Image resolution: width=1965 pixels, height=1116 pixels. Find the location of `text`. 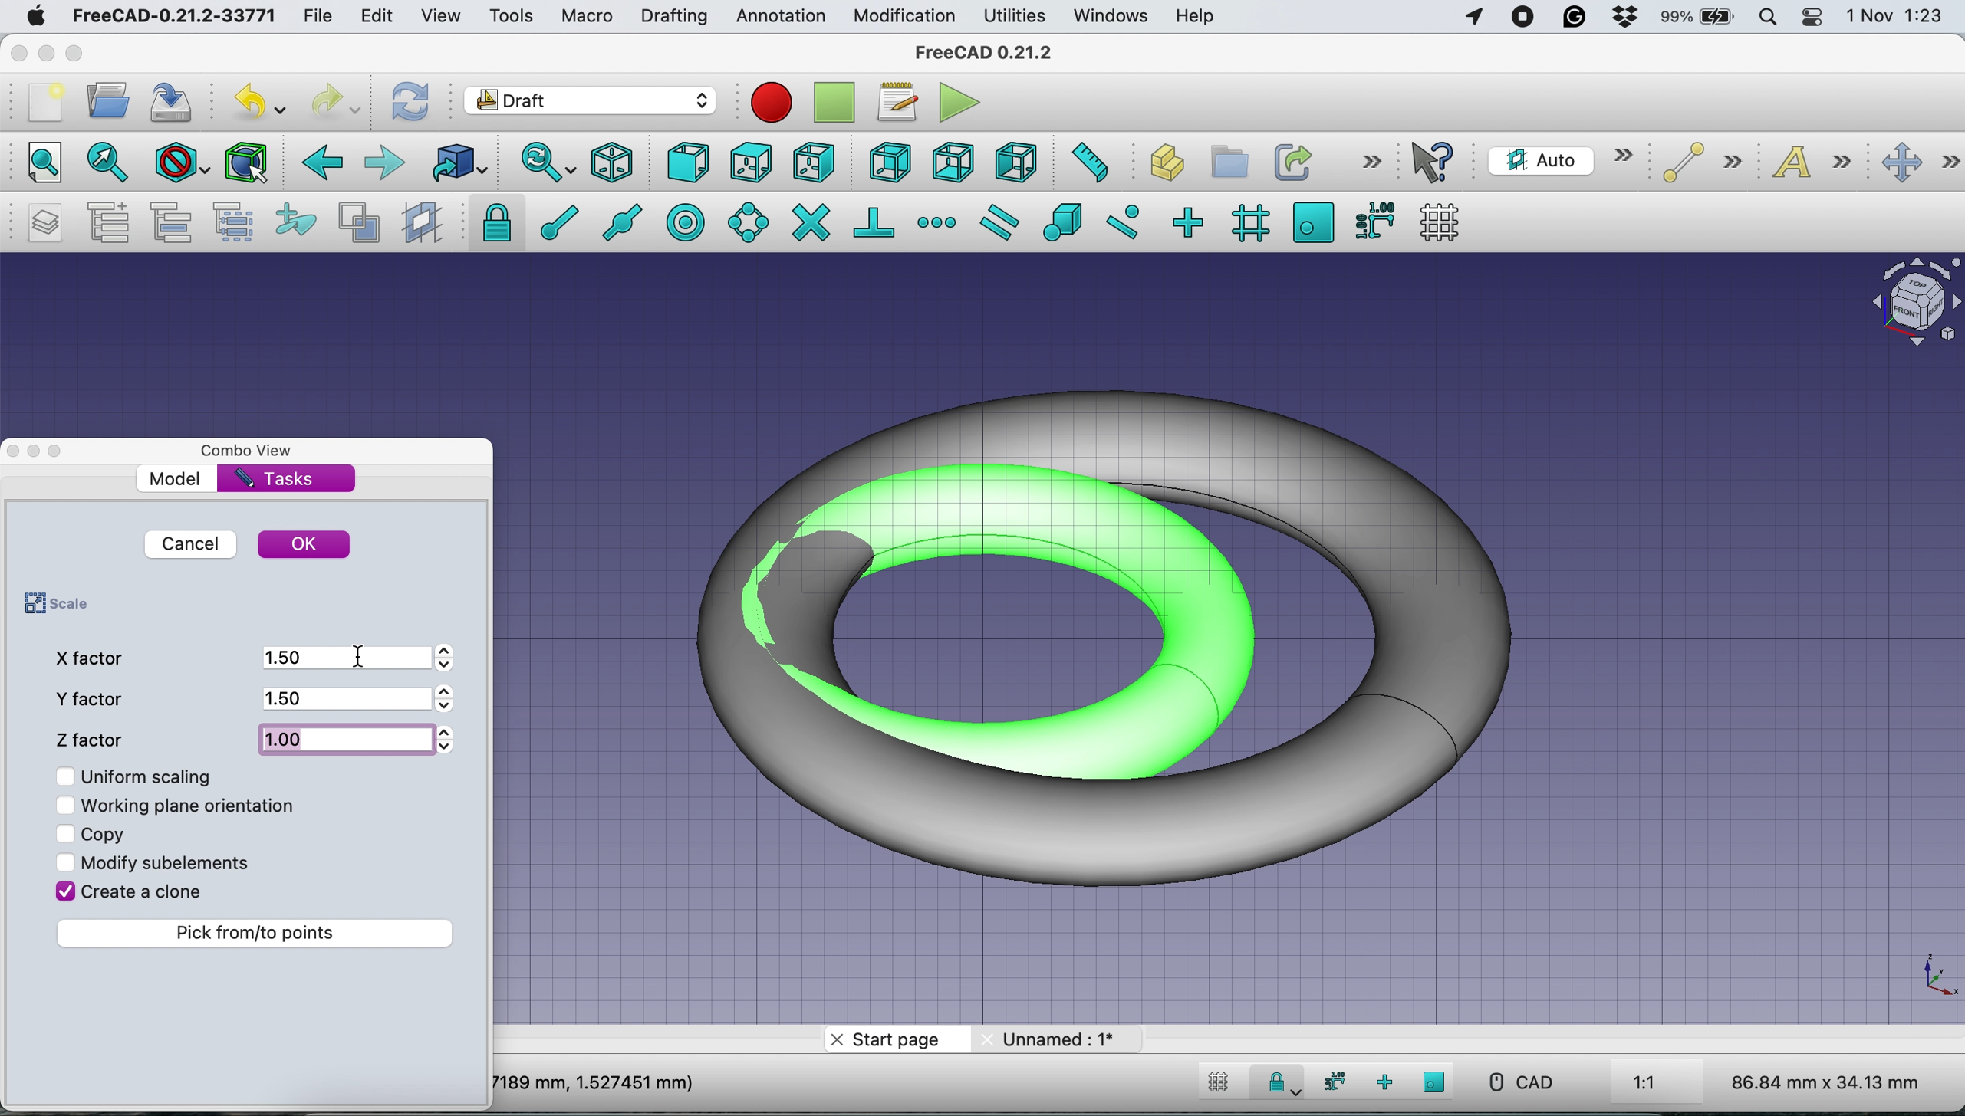

text is located at coordinates (1815, 165).